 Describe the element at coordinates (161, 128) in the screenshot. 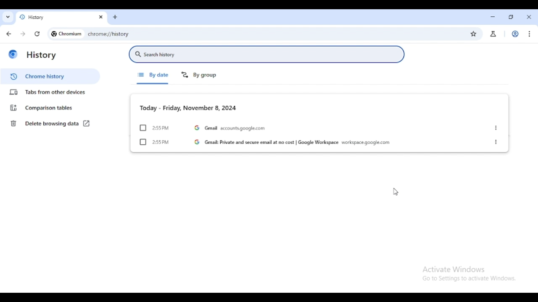

I see `2:55 PM` at that location.